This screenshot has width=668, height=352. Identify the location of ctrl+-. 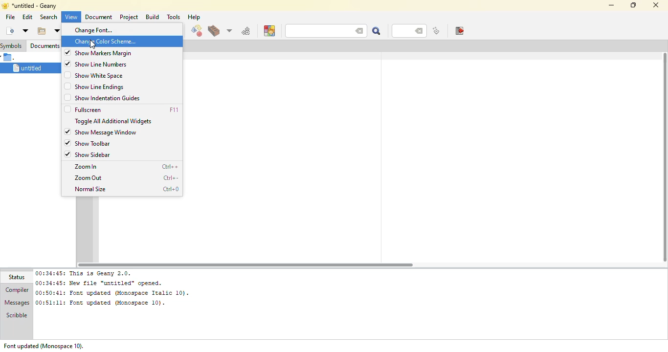
(172, 178).